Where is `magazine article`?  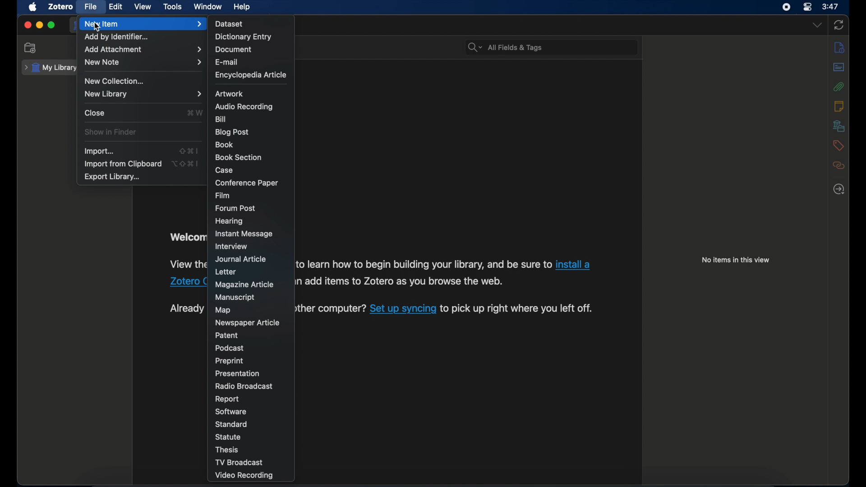
magazine article is located at coordinates (244, 285).